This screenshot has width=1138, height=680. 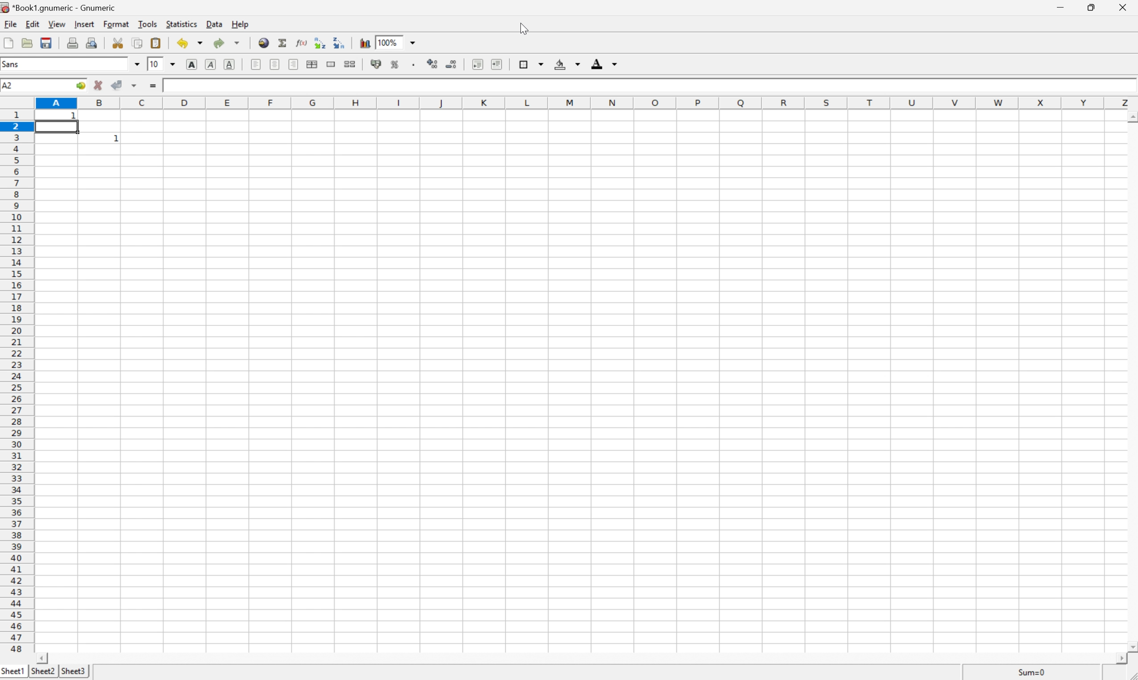 What do you see at coordinates (293, 63) in the screenshot?
I see `Align Right` at bounding box center [293, 63].